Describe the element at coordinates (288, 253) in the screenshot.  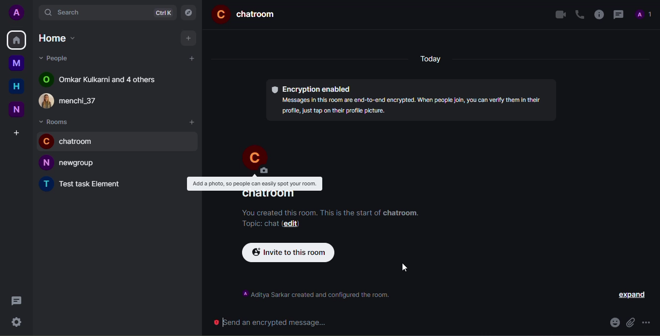
I see `invite to this room` at that location.